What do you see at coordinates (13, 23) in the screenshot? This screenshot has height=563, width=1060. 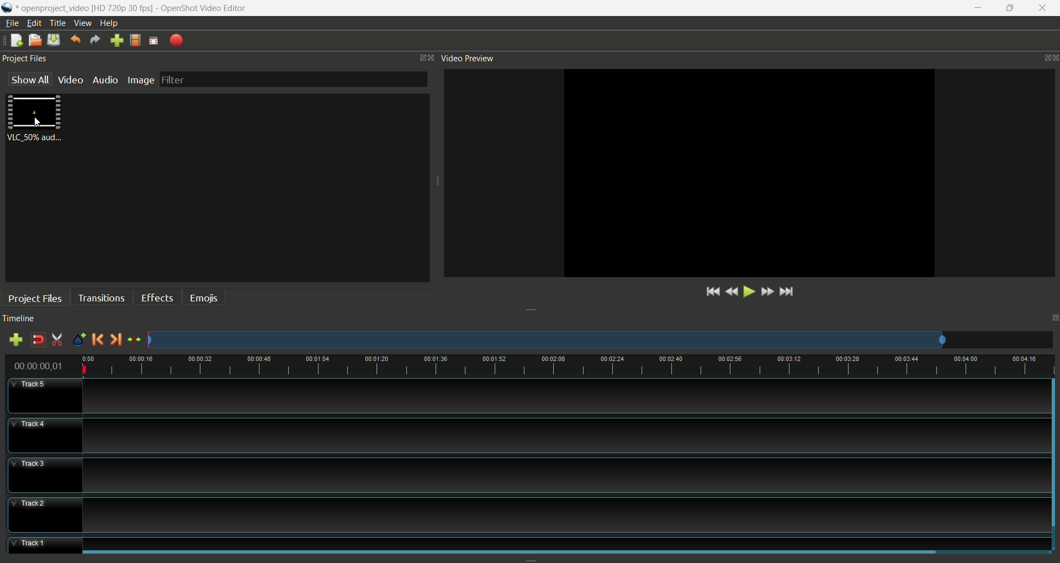 I see `file` at bounding box center [13, 23].